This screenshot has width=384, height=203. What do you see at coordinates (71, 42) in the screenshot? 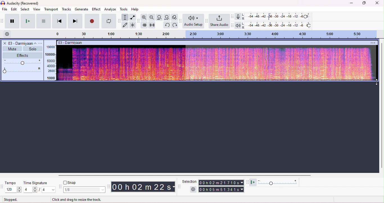
I see `track title` at bounding box center [71, 42].